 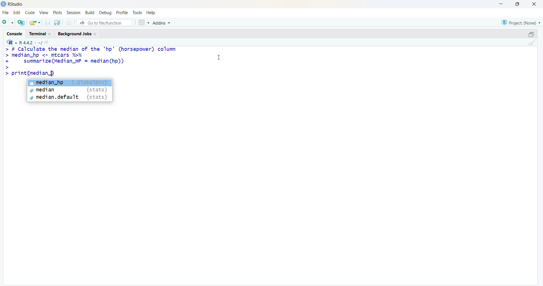 What do you see at coordinates (532, 42) in the screenshot?
I see `clean` at bounding box center [532, 42].